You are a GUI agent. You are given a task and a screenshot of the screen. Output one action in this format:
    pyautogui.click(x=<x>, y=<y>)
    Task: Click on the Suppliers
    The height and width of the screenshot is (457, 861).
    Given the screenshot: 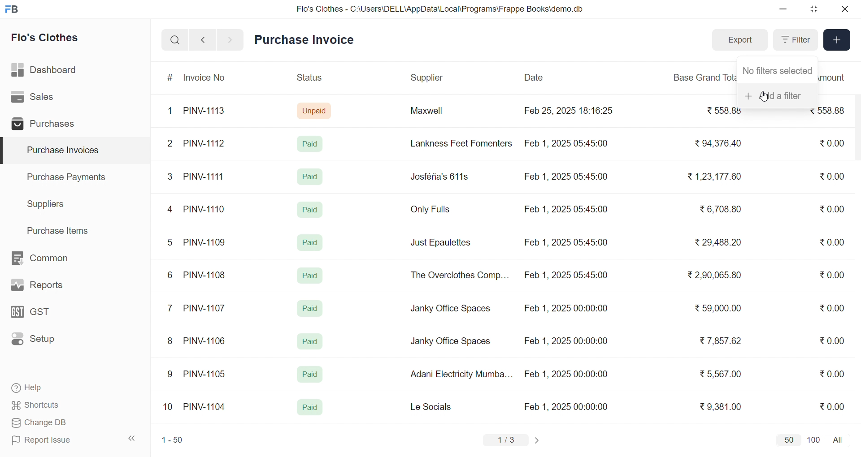 What is the action you would take?
    pyautogui.click(x=48, y=204)
    